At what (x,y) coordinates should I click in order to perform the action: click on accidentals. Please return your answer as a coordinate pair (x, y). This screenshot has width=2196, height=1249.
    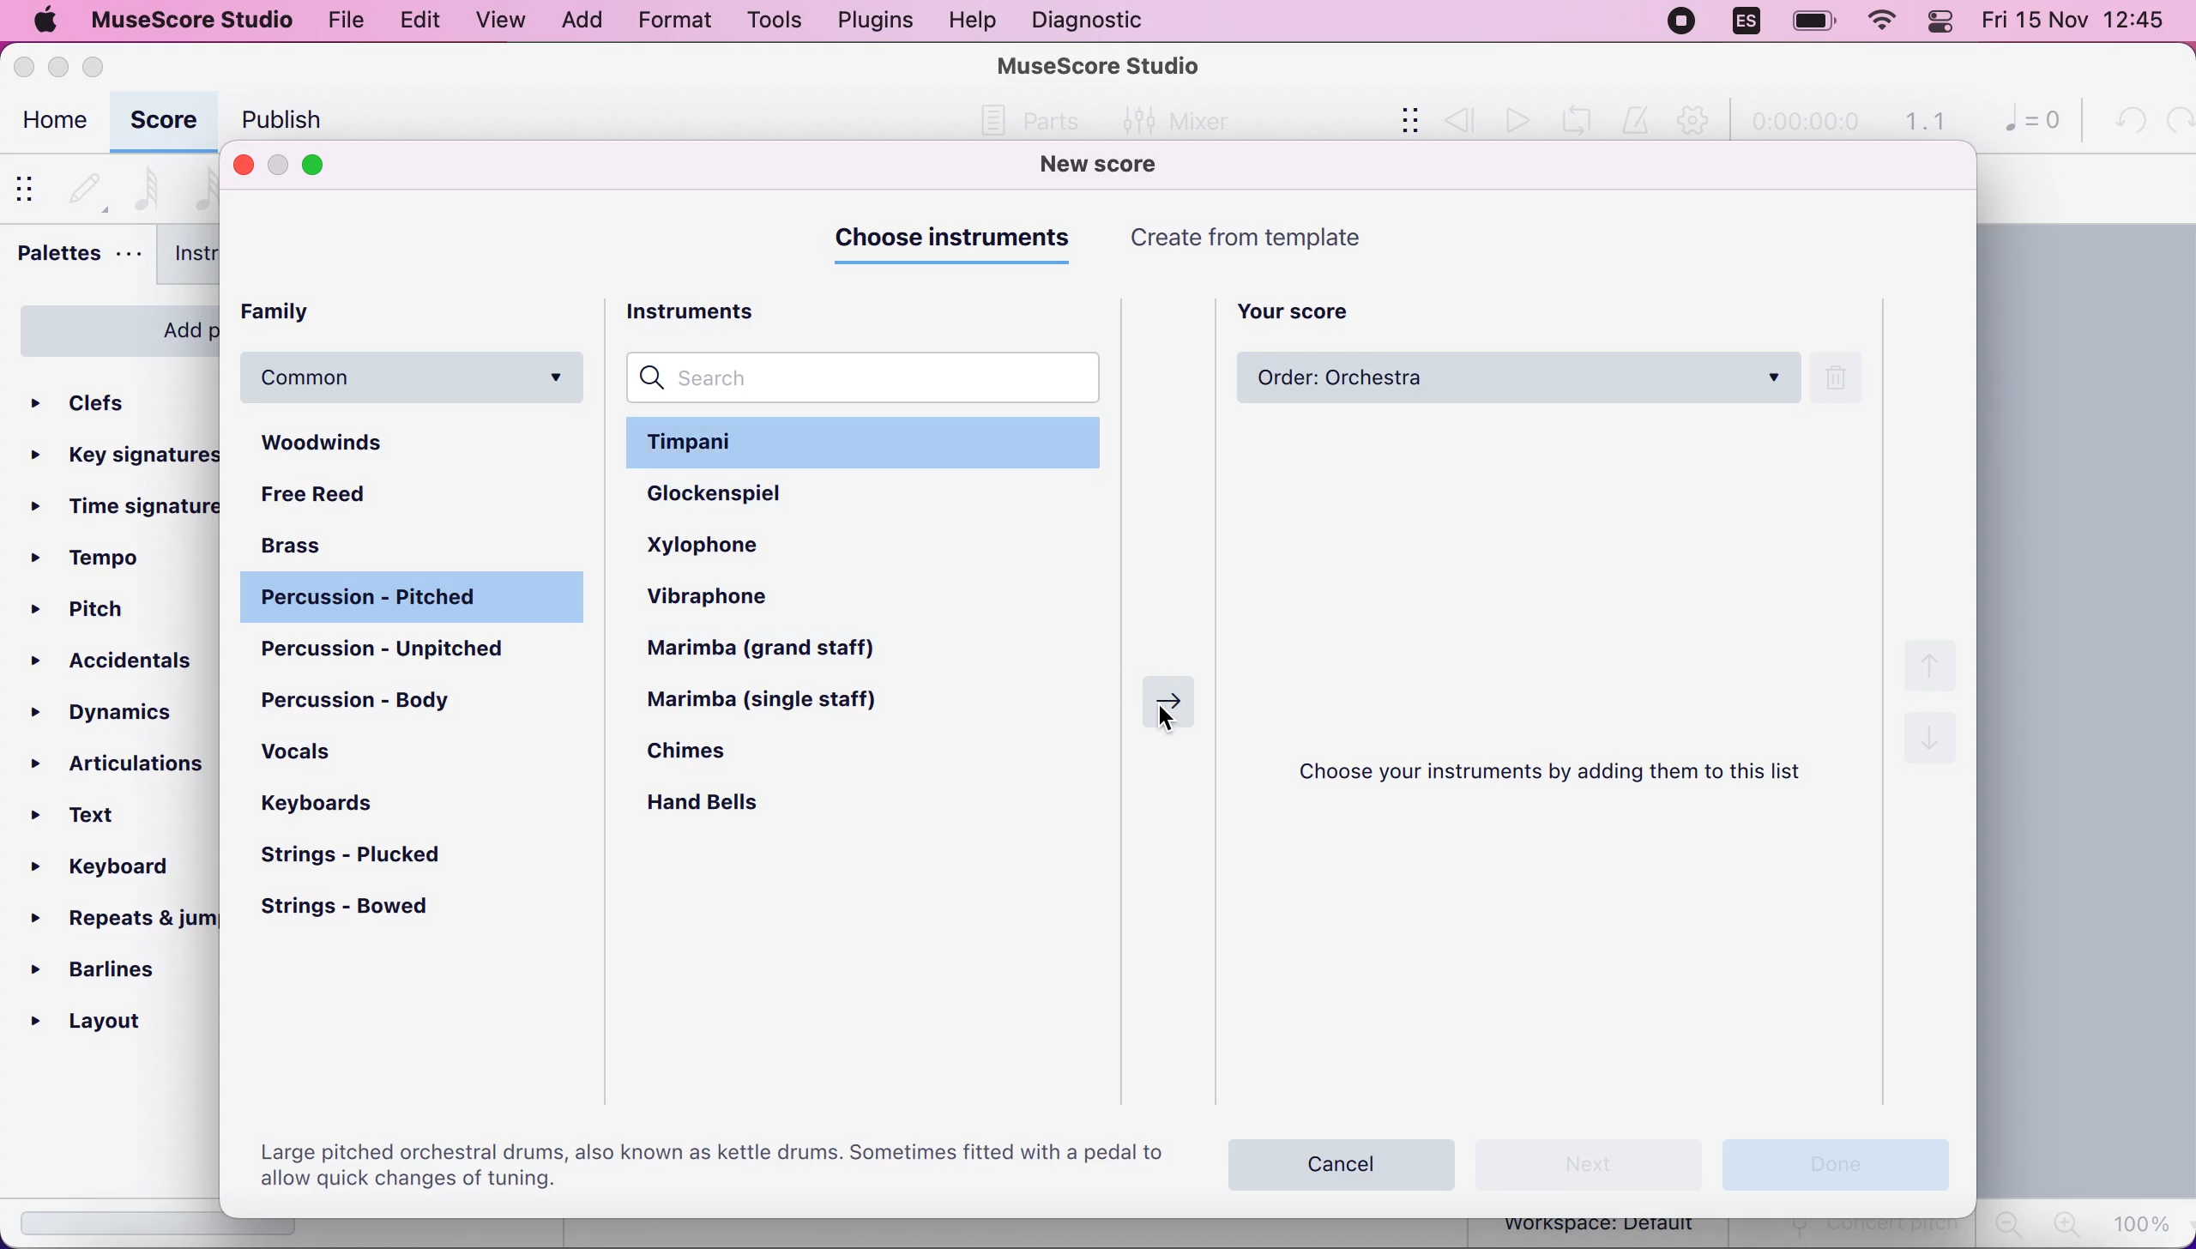
    Looking at the image, I should click on (117, 661).